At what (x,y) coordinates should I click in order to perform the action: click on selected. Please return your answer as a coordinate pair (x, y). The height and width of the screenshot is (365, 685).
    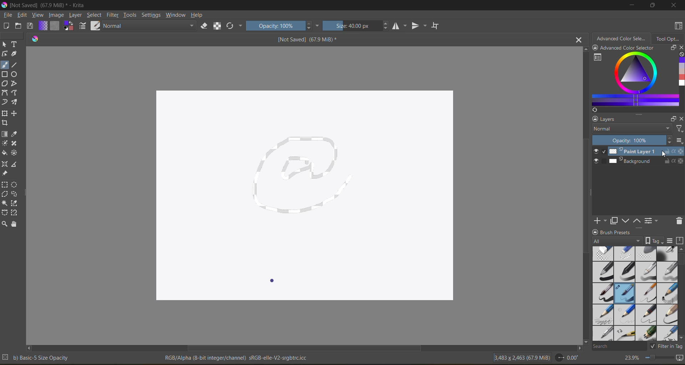
    Looking at the image, I should click on (604, 151).